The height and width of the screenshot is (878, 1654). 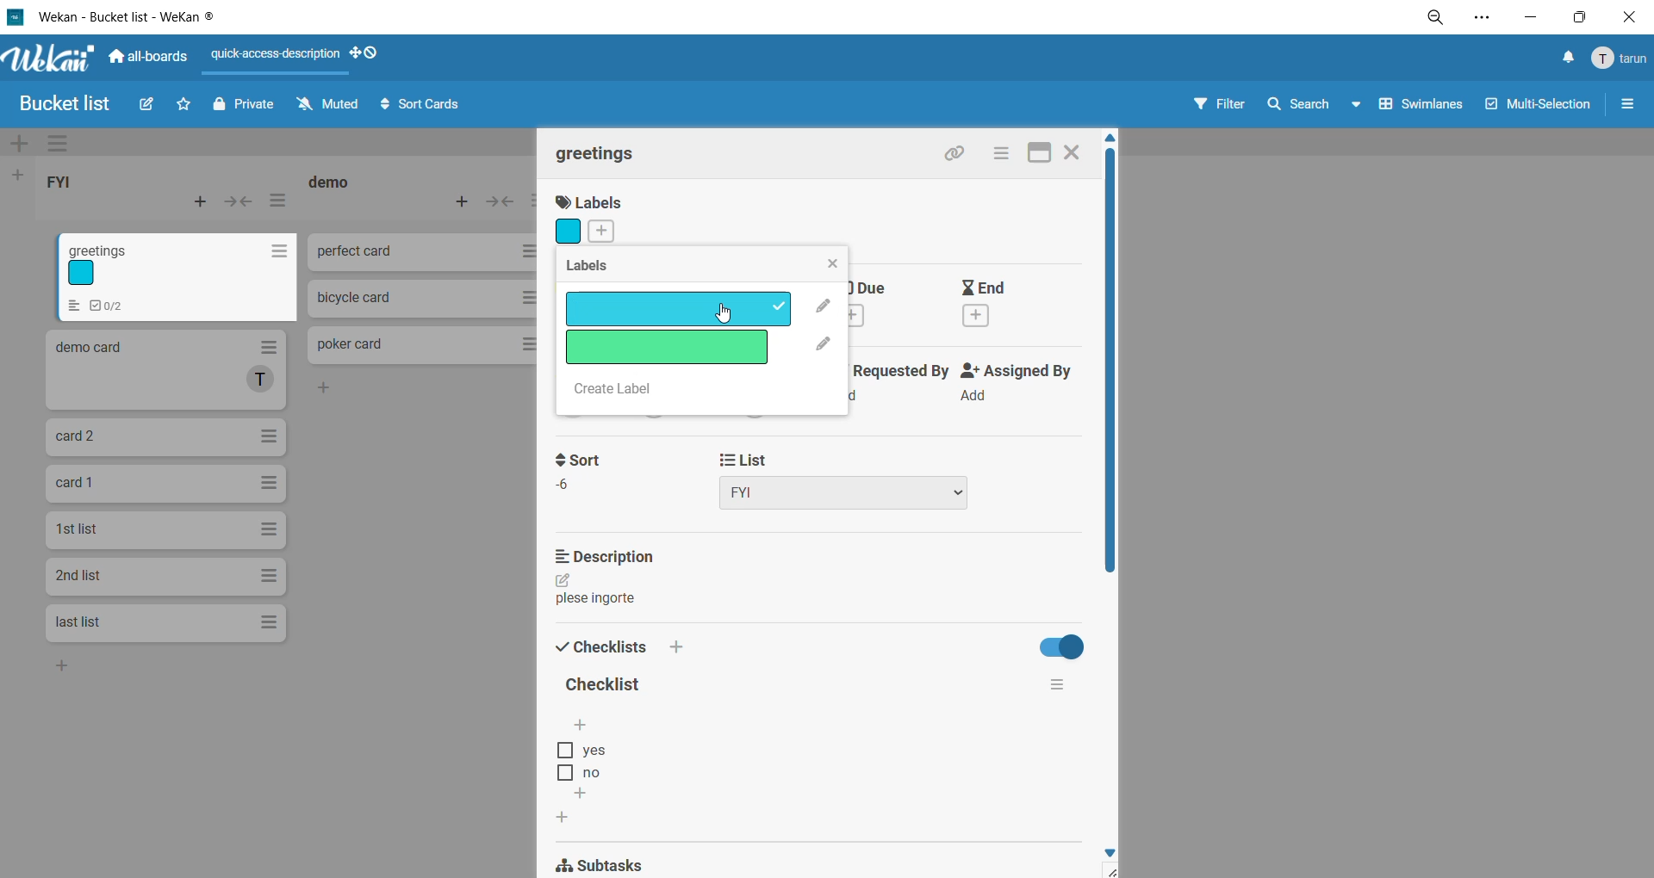 I want to click on card 1, so click(x=170, y=485).